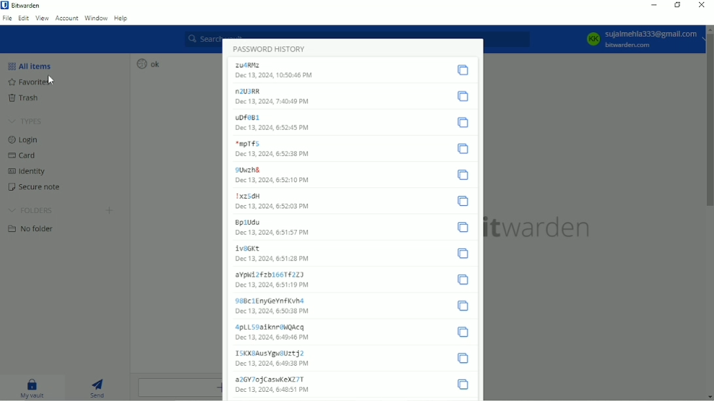 This screenshot has width=714, height=401. What do you see at coordinates (273, 312) in the screenshot?
I see `Dec 13, 2024, 6:50:38 PM` at bounding box center [273, 312].